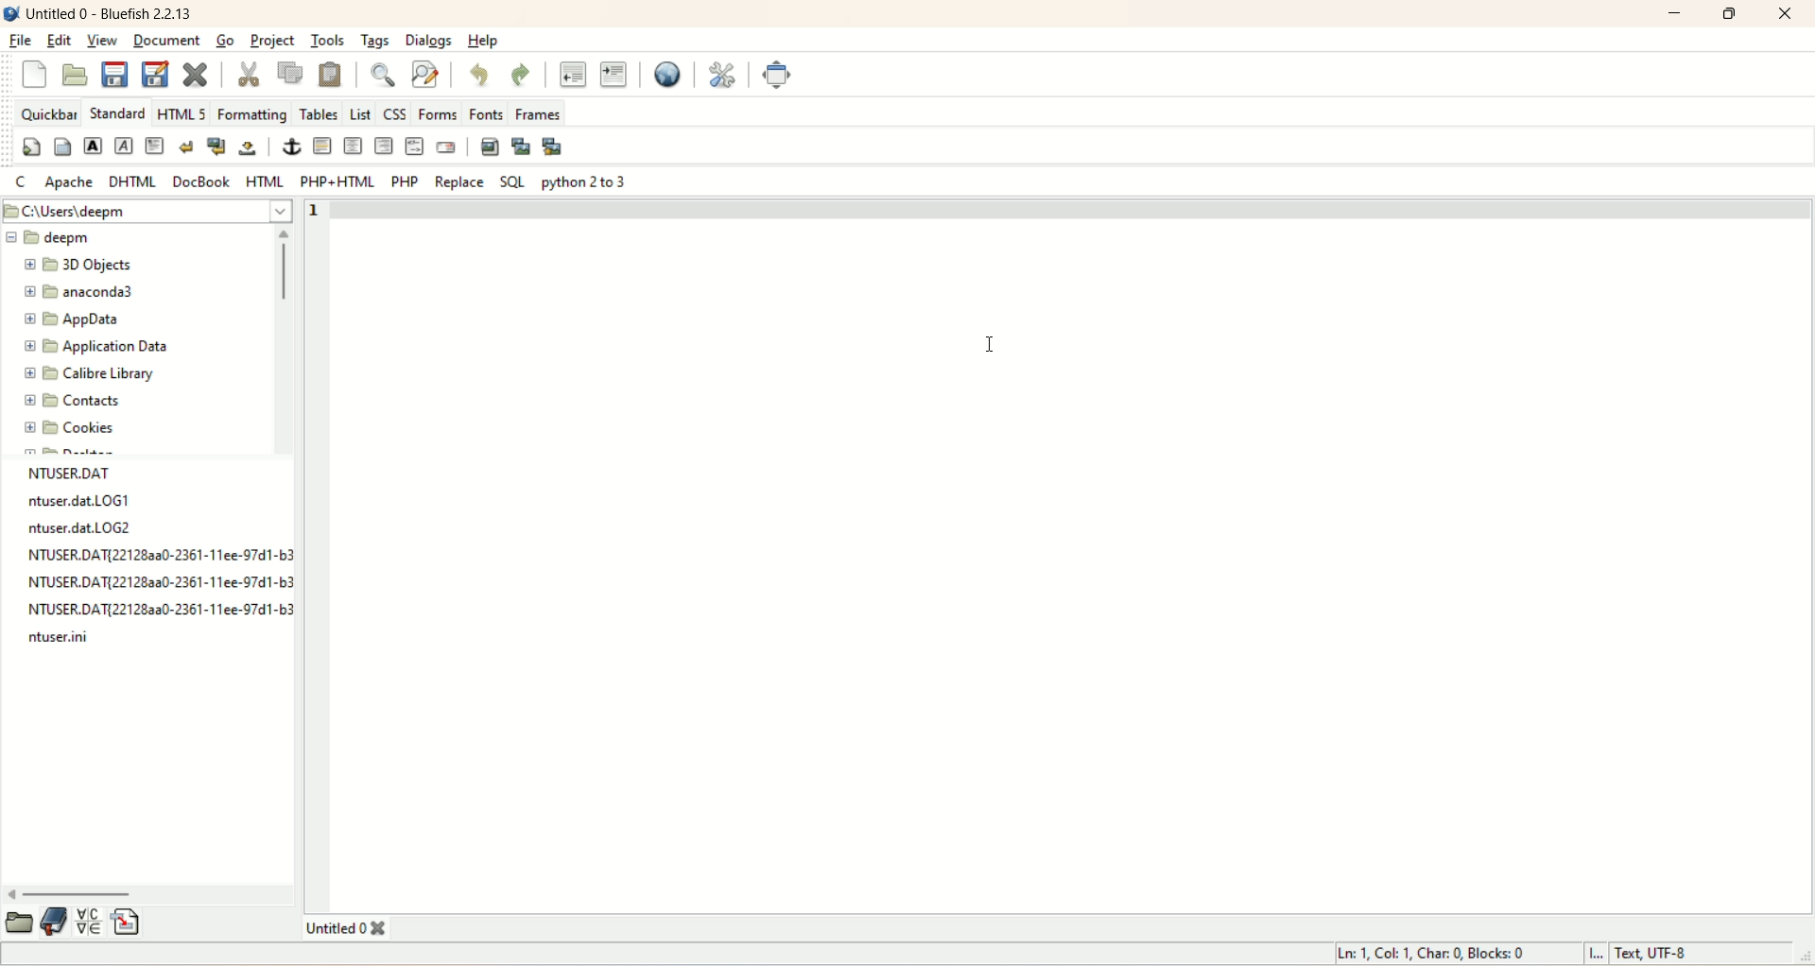 Image resolution: width=1815 pixels, height=966 pixels. I want to click on file, so click(91, 500).